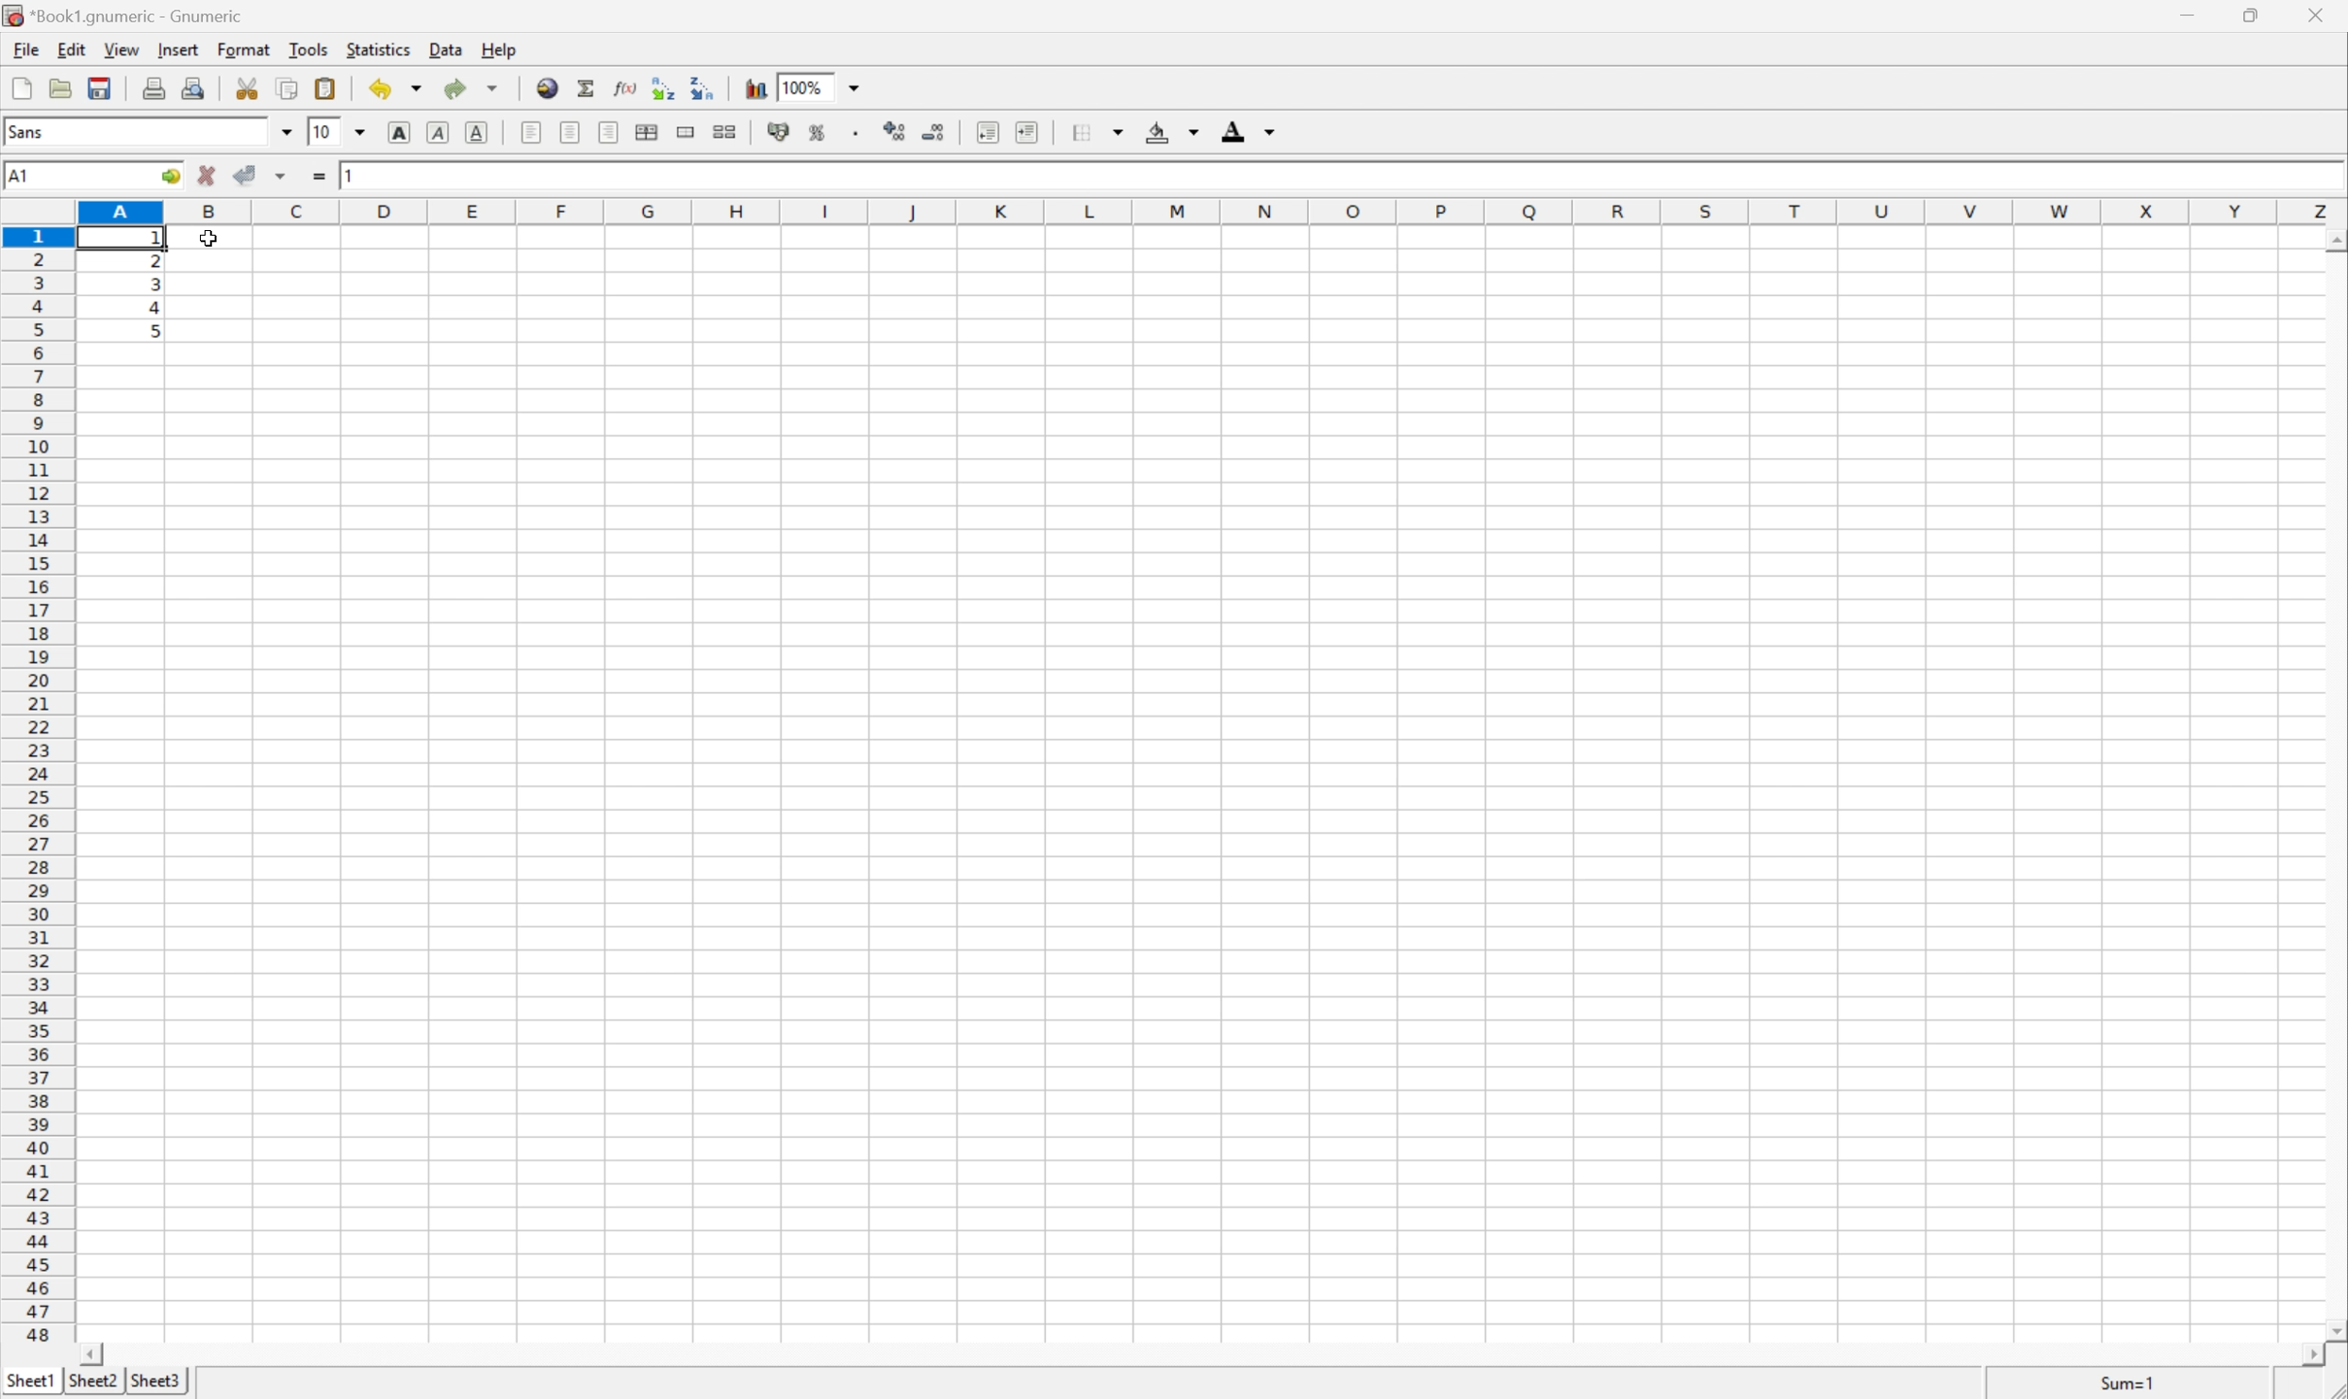  Describe the element at coordinates (852, 88) in the screenshot. I see `Drop Down` at that location.